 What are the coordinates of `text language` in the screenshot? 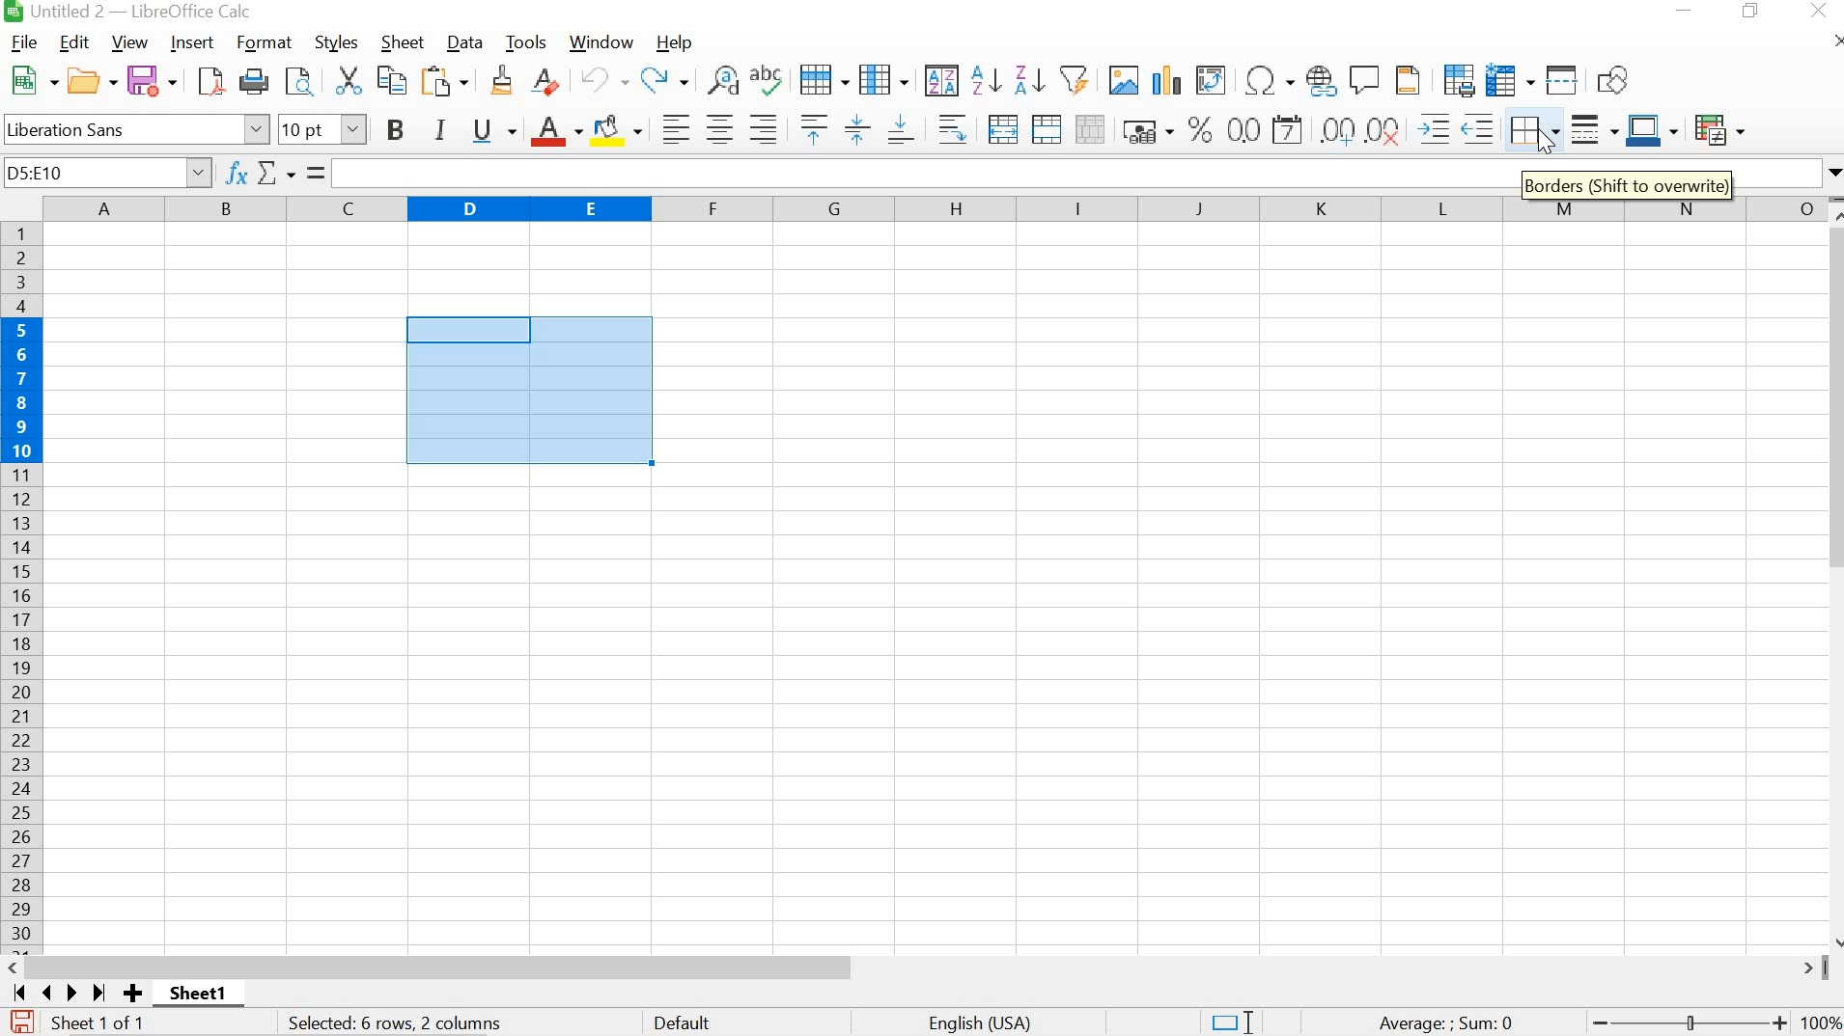 It's located at (983, 1023).